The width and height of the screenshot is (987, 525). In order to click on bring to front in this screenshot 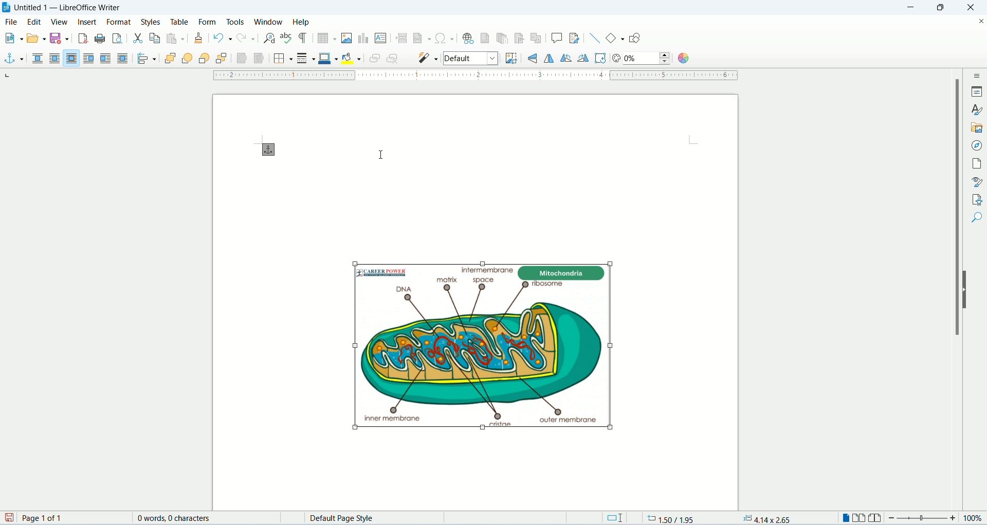, I will do `click(169, 60)`.